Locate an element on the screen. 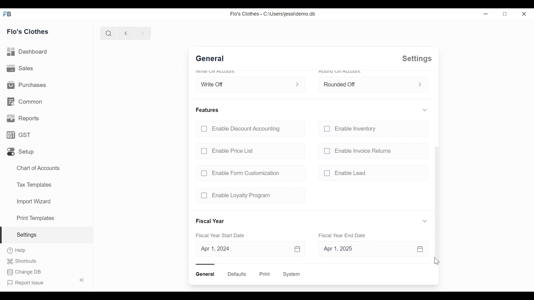  Dashboard is located at coordinates (27, 52).